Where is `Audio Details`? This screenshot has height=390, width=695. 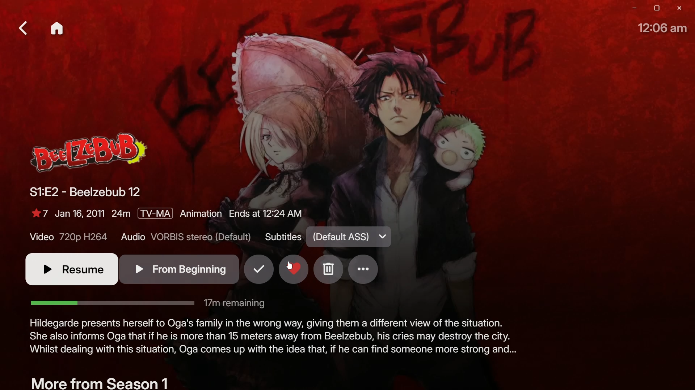 Audio Details is located at coordinates (186, 238).